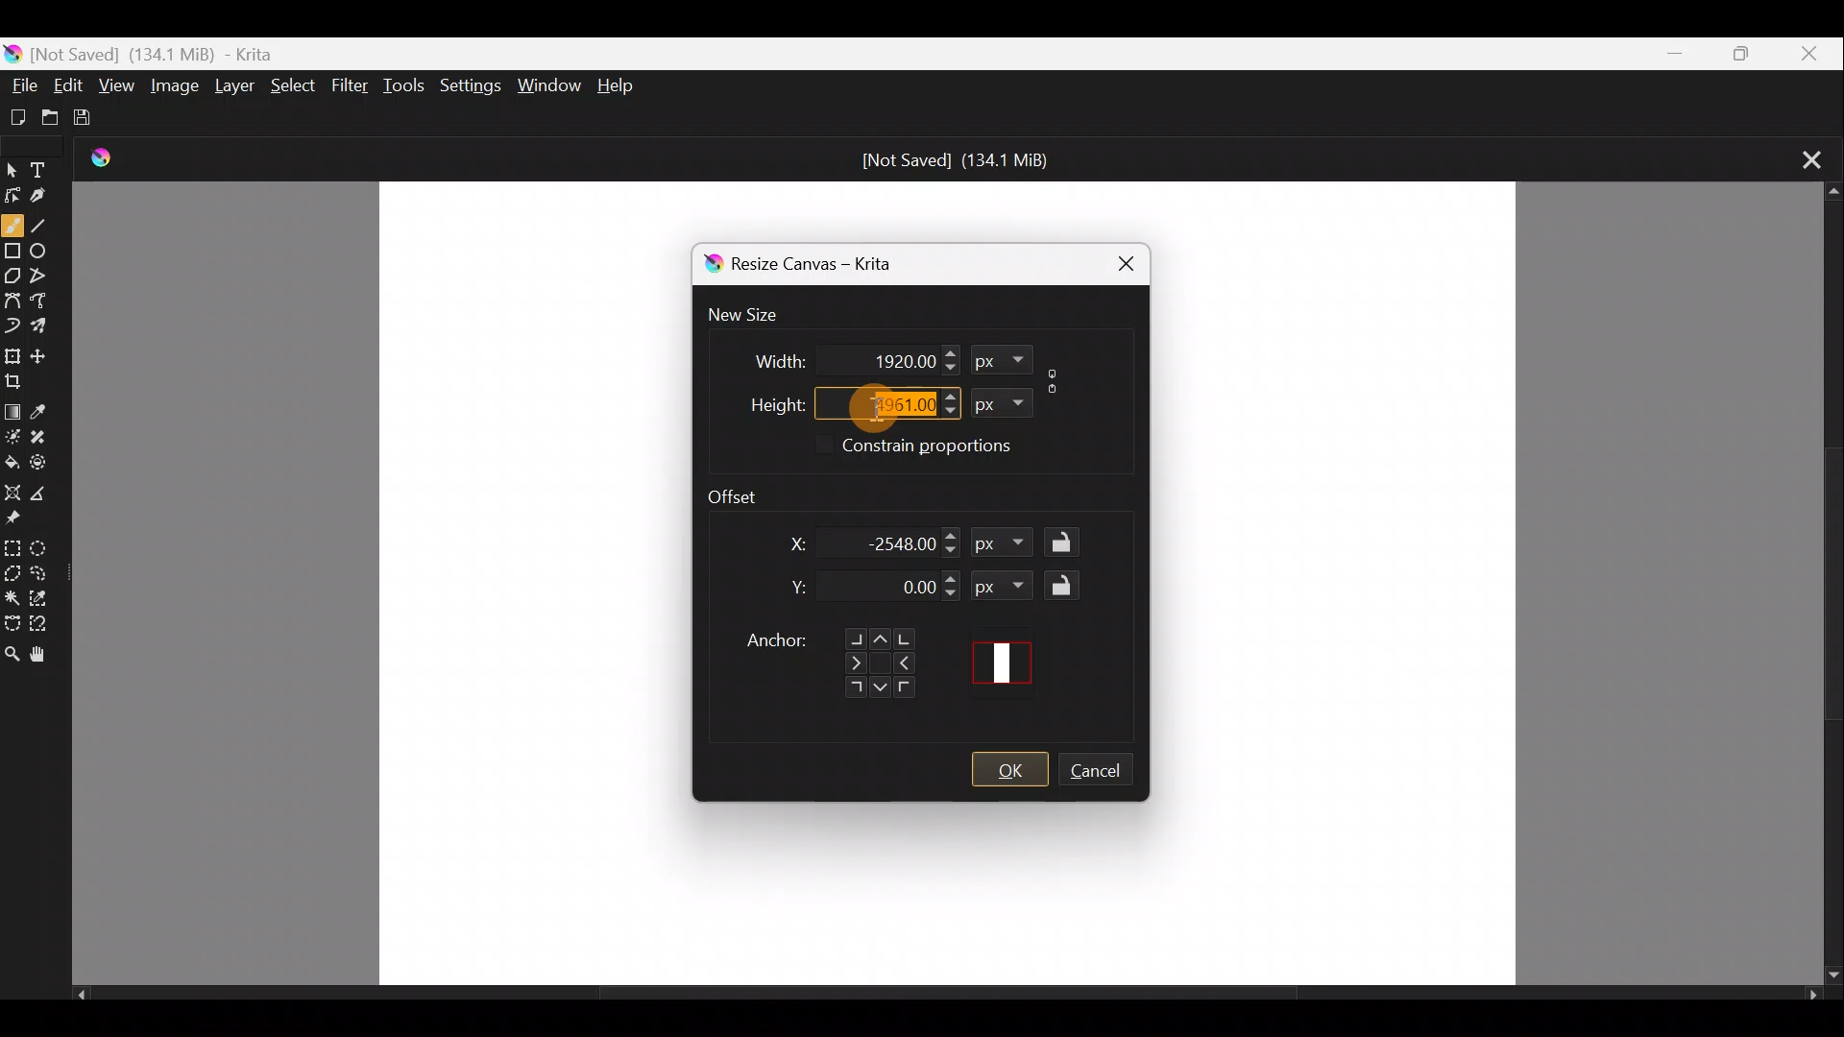 Image resolution: width=1844 pixels, height=1037 pixels. Describe the element at coordinates (1067, 543) in the screenshot. I see `Lock/Unlock` at that location.